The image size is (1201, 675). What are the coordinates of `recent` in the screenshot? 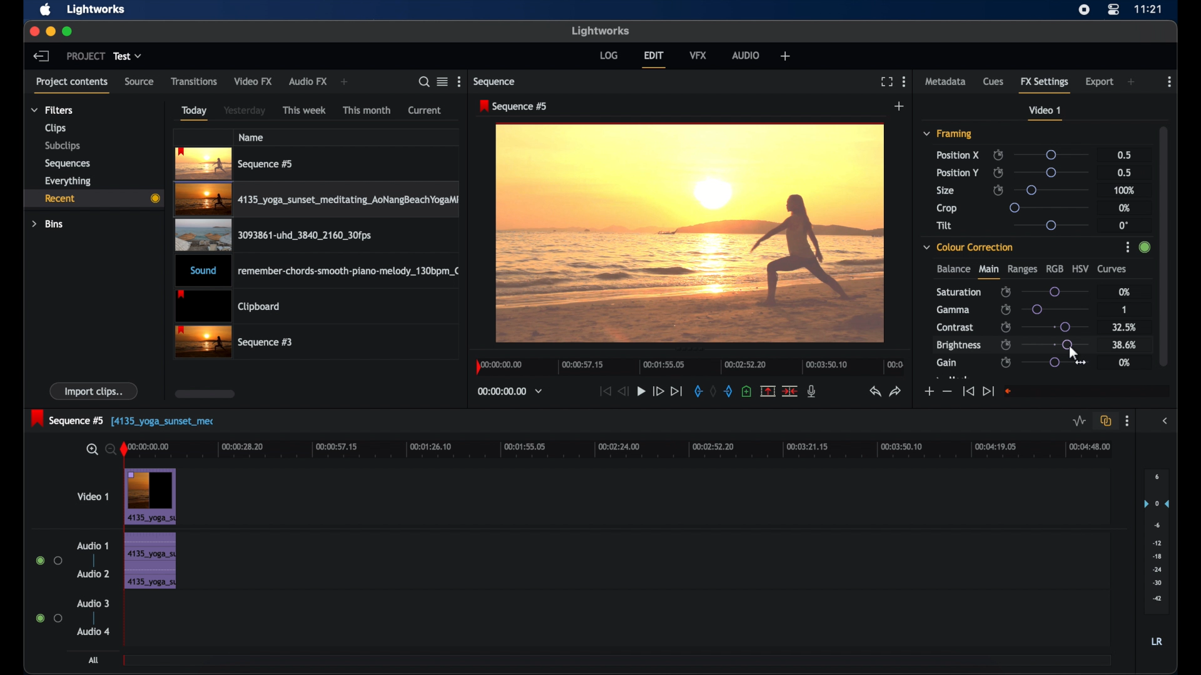 It's located at (93, 199).